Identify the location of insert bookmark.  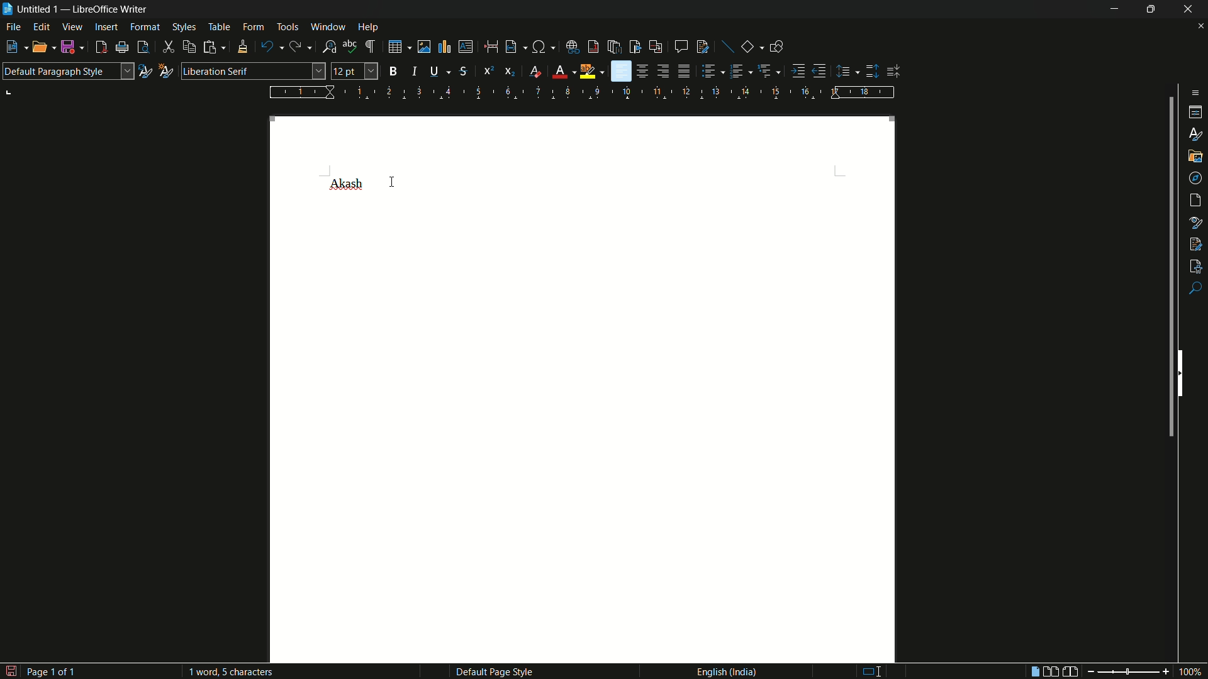
(635, 47).